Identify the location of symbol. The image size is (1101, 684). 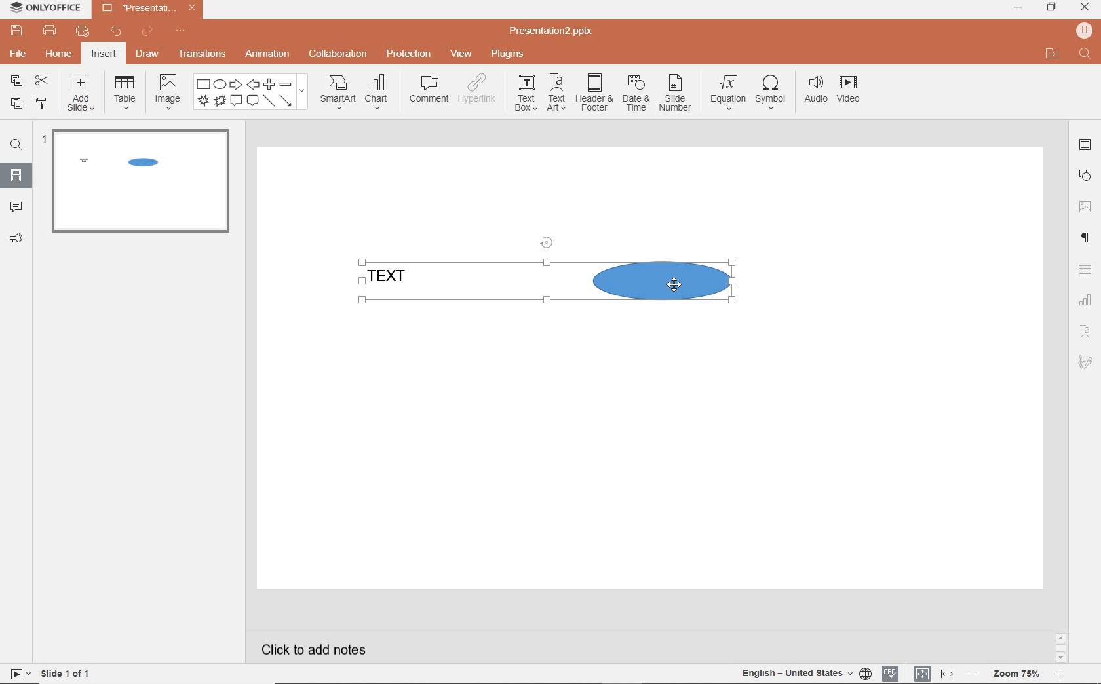
(769, 95).